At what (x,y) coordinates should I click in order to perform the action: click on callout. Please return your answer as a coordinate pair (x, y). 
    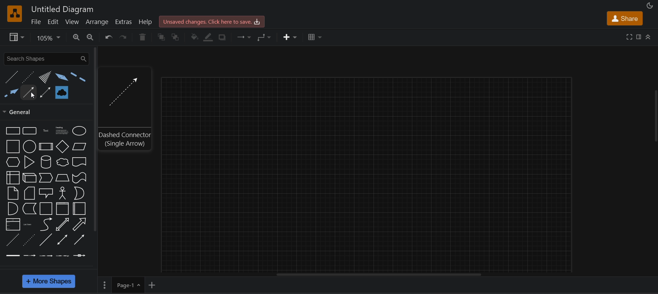
    Looking at the image, I should click on (46, 193).